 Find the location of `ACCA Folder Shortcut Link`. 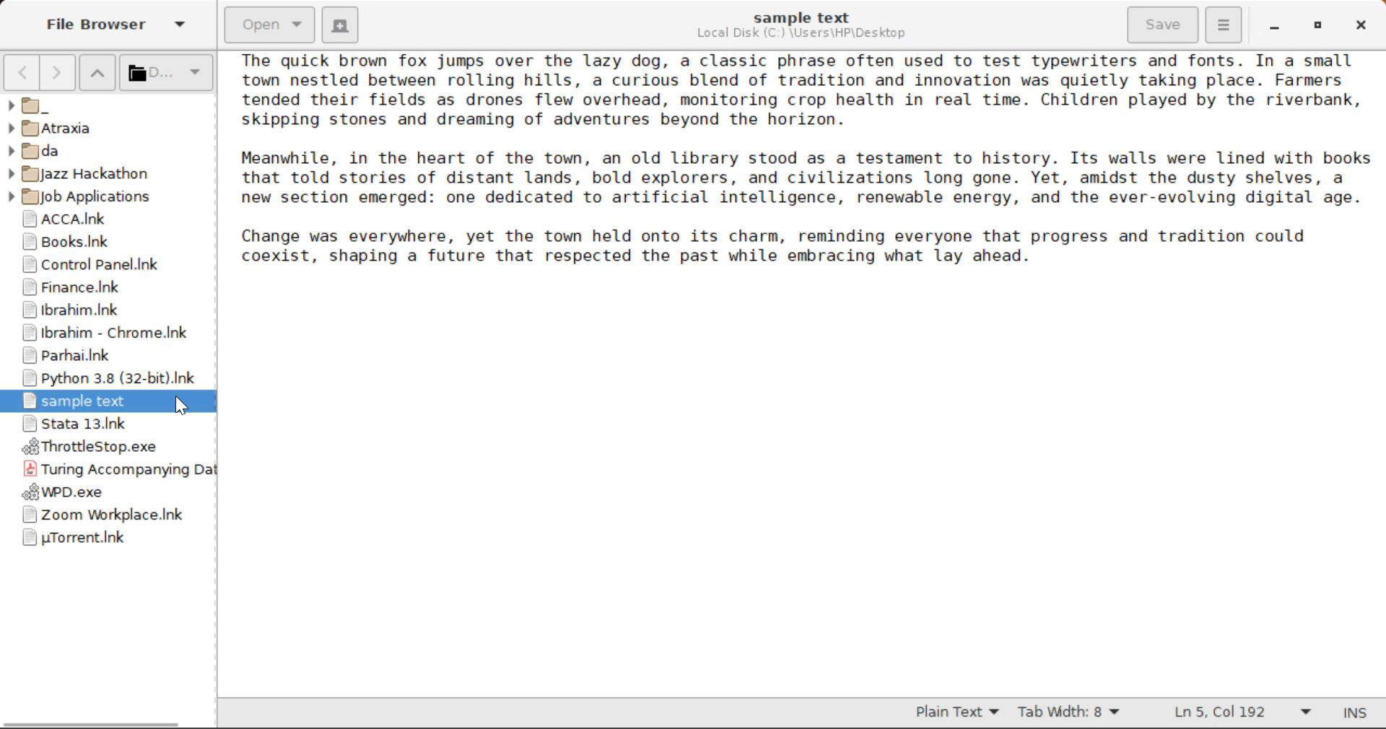

ACCA Folder Shortcut Link is located at coordinates (109, 219).